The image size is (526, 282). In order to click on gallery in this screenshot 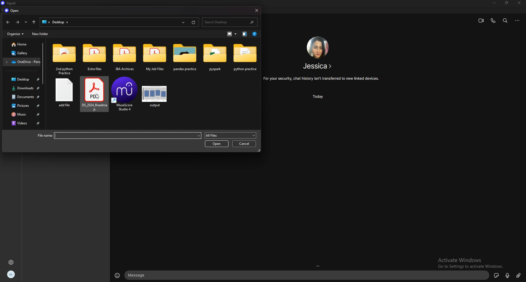, I will do `click(21, 53)`.